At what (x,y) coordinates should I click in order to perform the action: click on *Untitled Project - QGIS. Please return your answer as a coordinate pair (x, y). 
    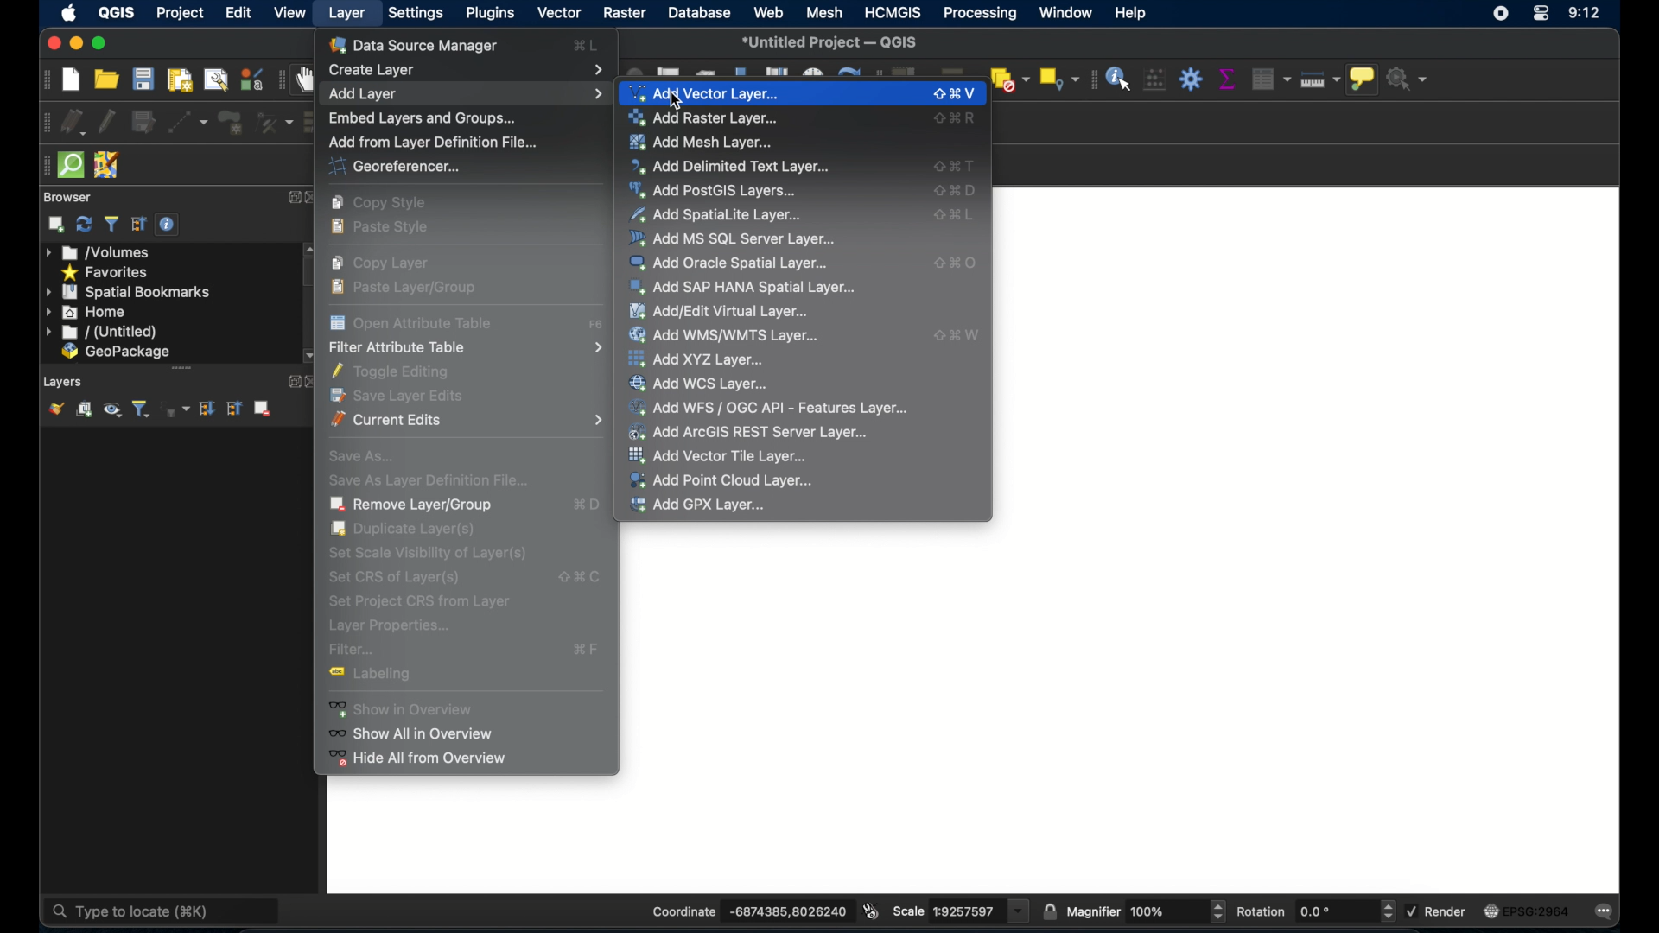
    Looking at the image, I should click on (832, 41).